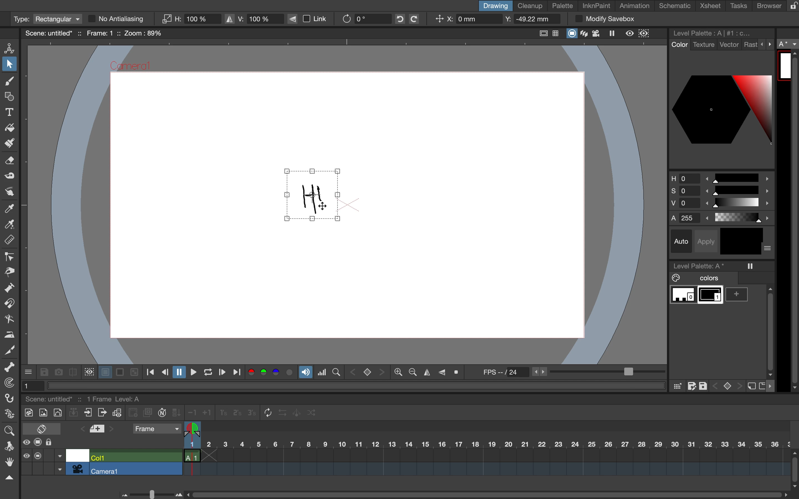 The height and width of the screenshot is (499, 799). Describe the element at coordinates (768, 249) in the screenshot. I see `more options` at that location.